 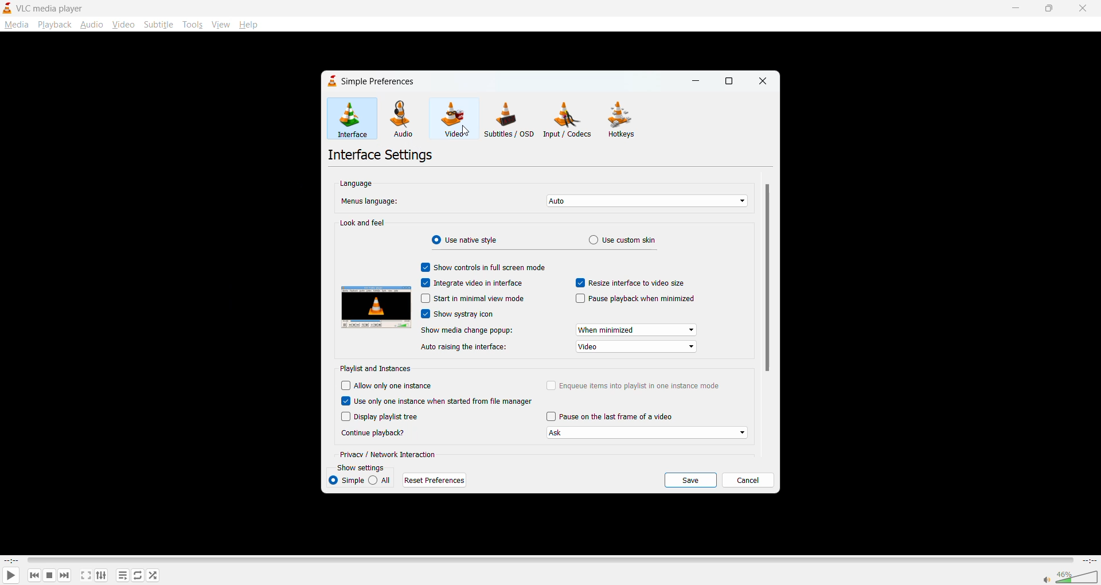 I want to click on volume, so click(x=1070, y=576).